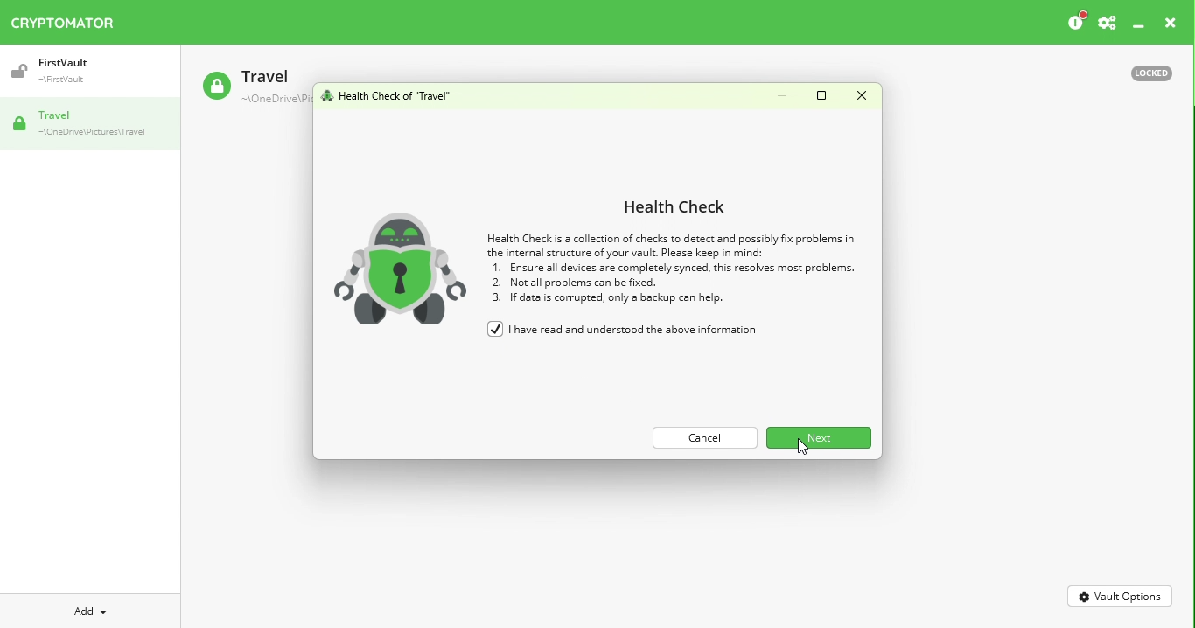 The height and width of the screenshot is (628, 1195). Describe the element at coordinates (251, 91) in the screenshot. I see `Travel` at that location.